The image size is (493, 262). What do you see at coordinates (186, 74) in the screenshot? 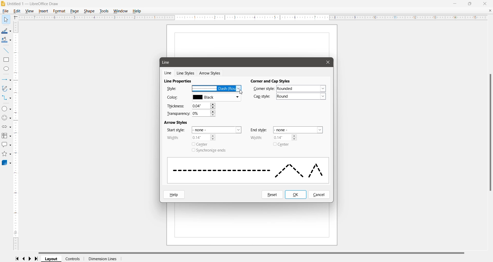
I see `Line Styles` at bounding box center [186, 74].